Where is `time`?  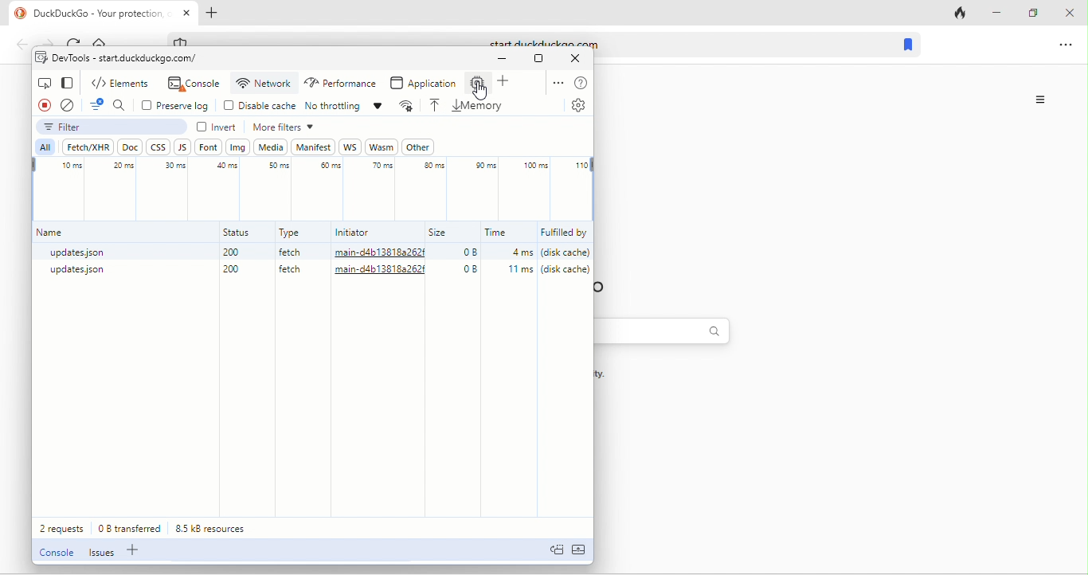 time is located at coordinates (508, 230).